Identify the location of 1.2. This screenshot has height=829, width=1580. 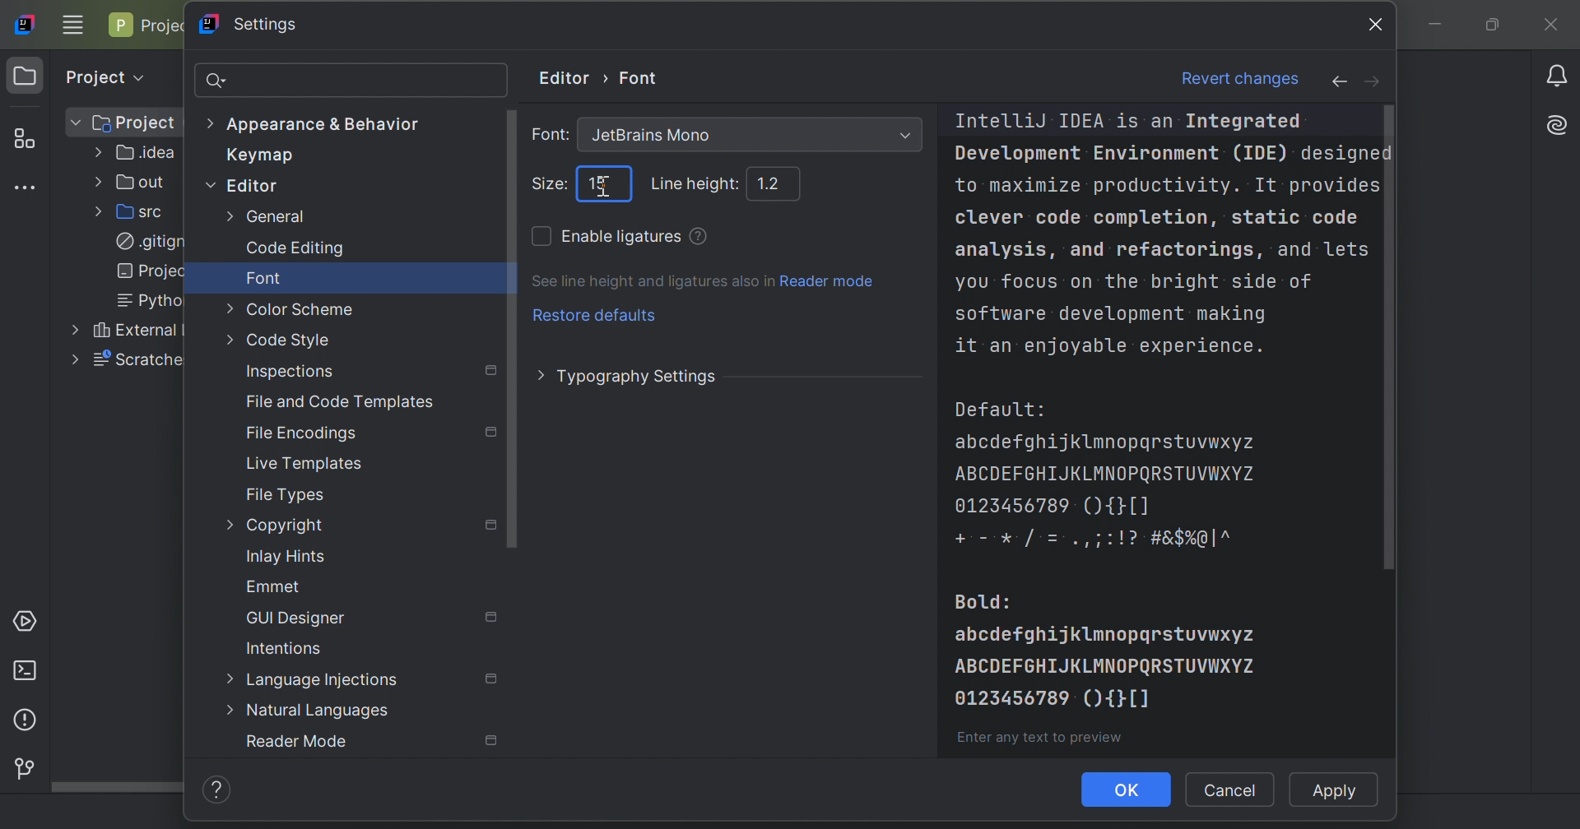
(770, 182).